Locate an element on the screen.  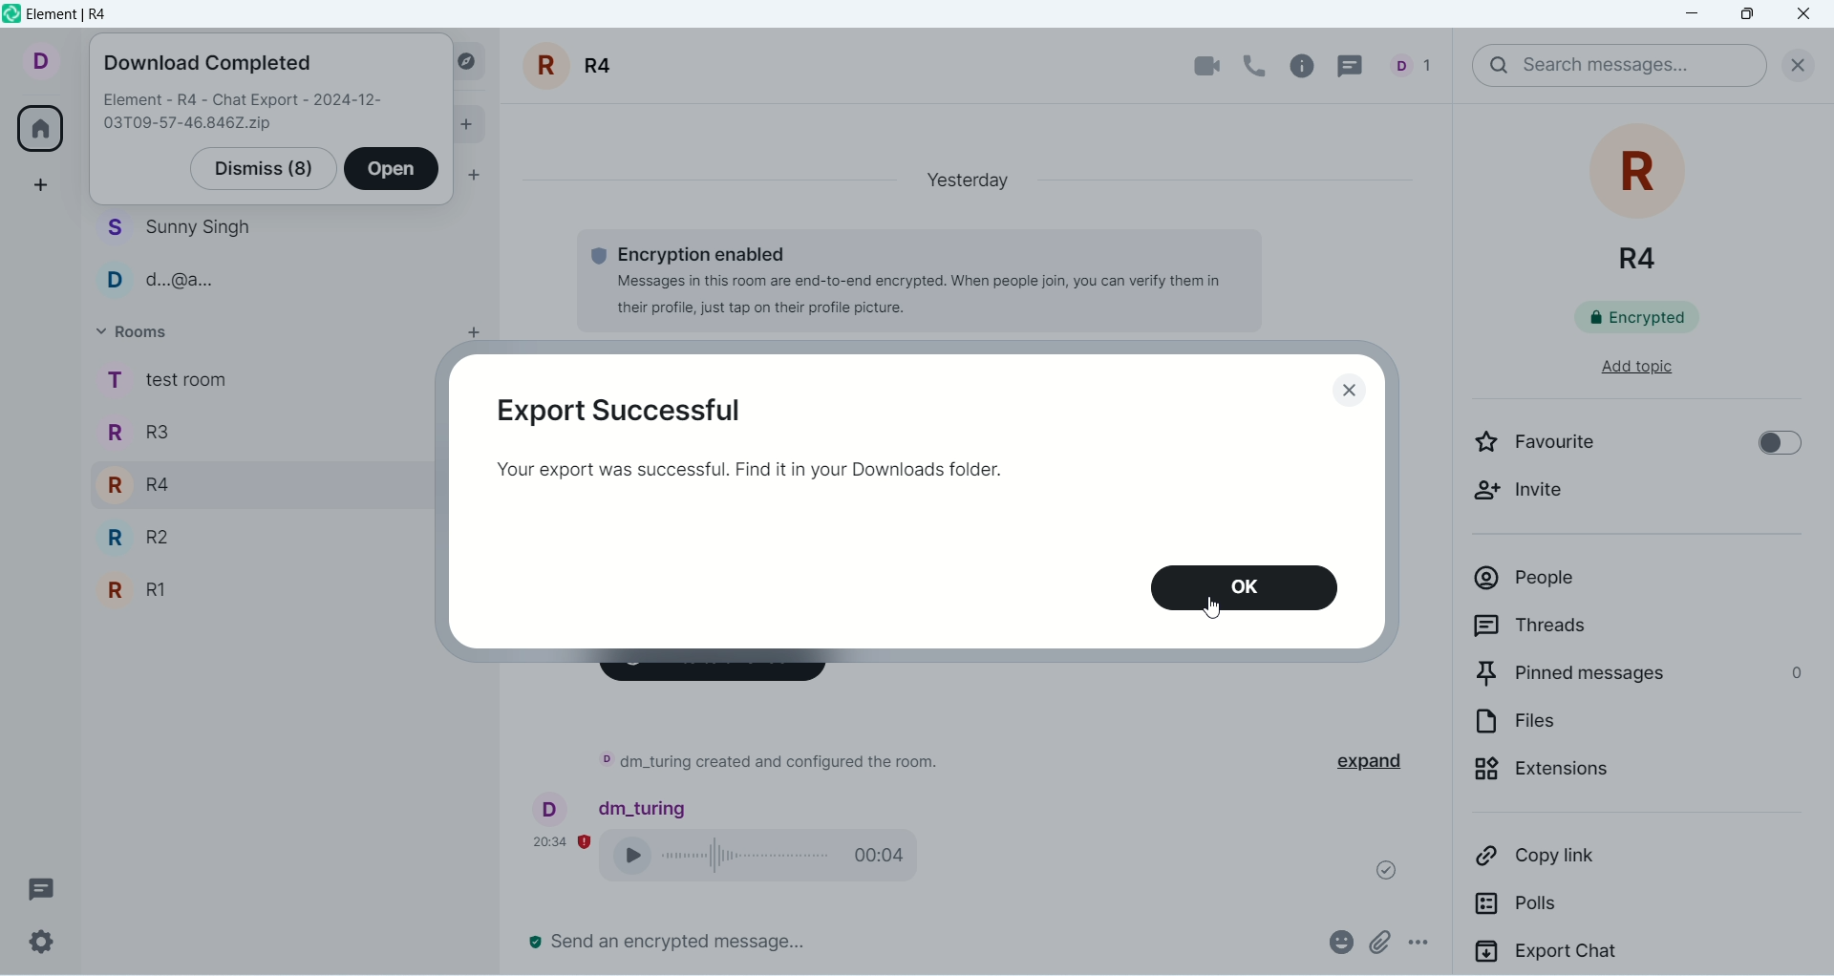
export chat is located at coordinates (1634, 955).